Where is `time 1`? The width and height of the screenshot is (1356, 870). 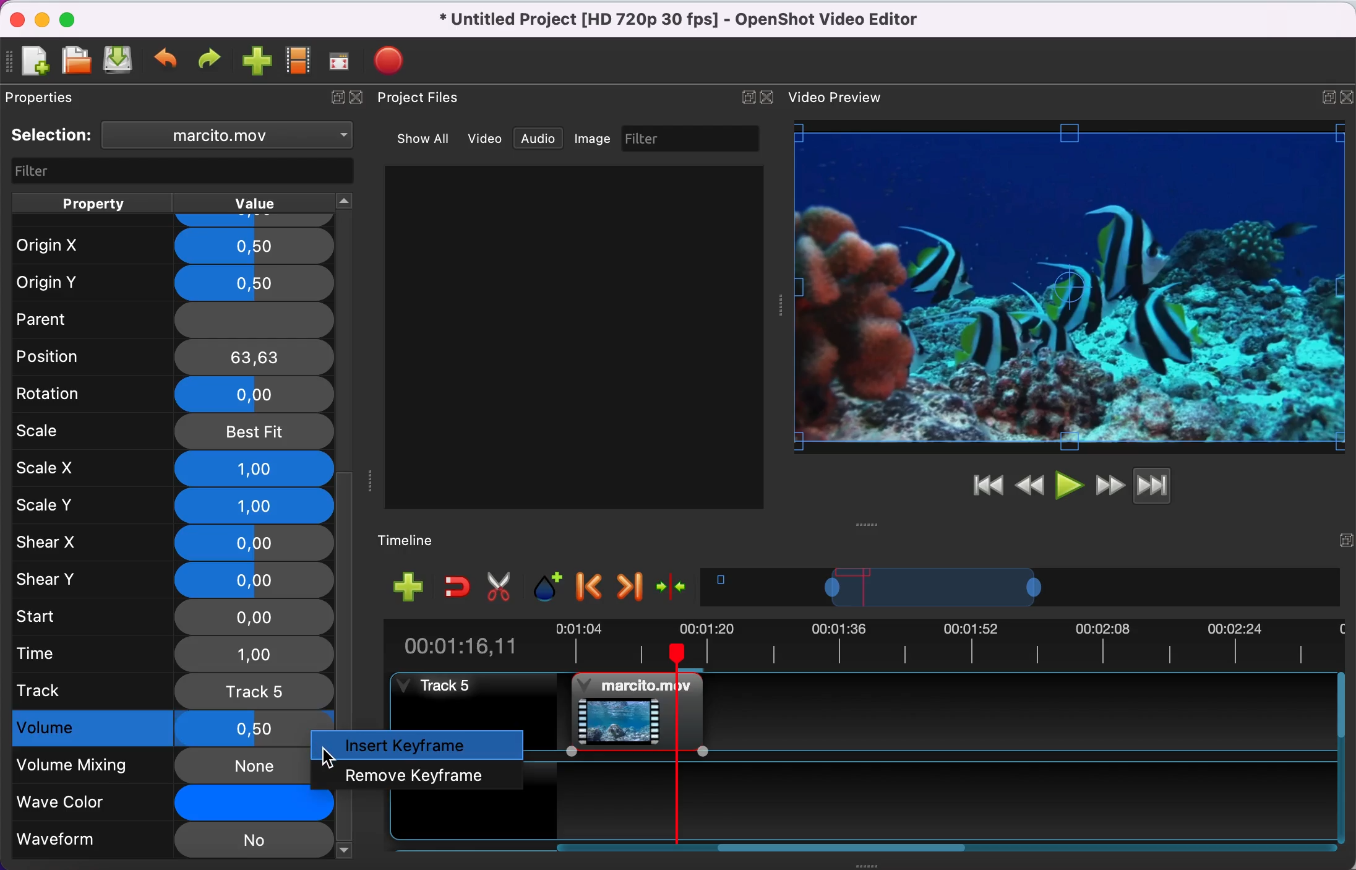 time 1 is located at coordinates (174, 653).